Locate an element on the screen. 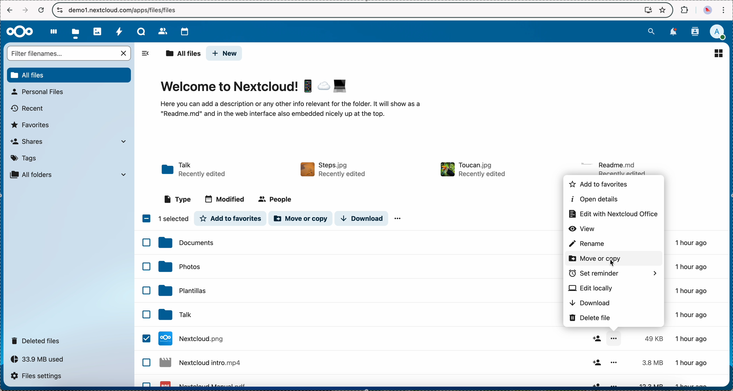 The width and height of the screenshot is (733, 391). personal files is located at coordinates (41, 92).